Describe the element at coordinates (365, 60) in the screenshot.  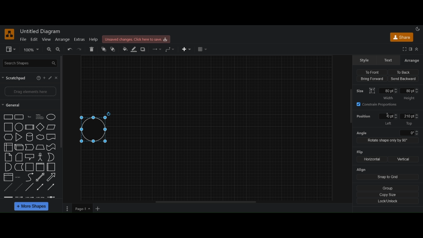
I see `style` at that location.